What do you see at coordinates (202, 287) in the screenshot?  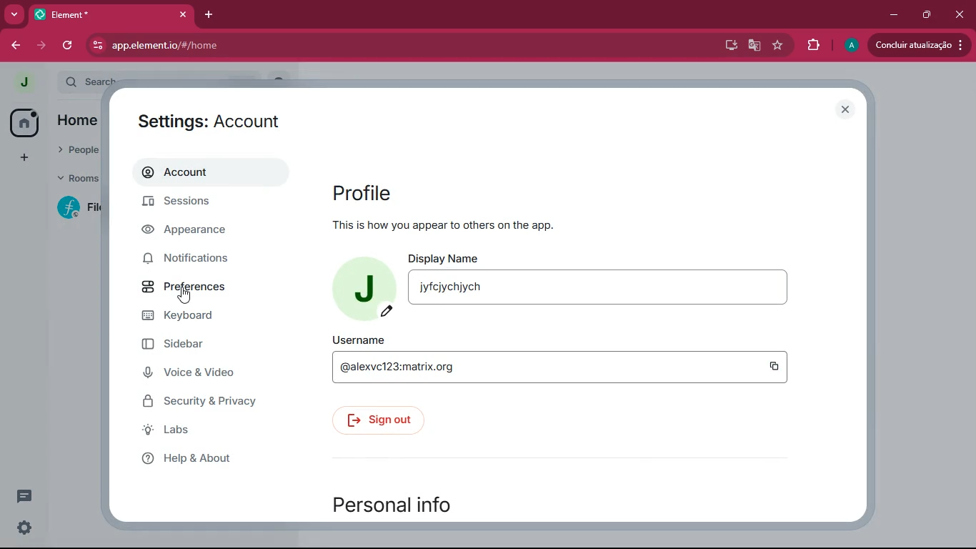 I see `preferences` at bounding box center [202, 287].